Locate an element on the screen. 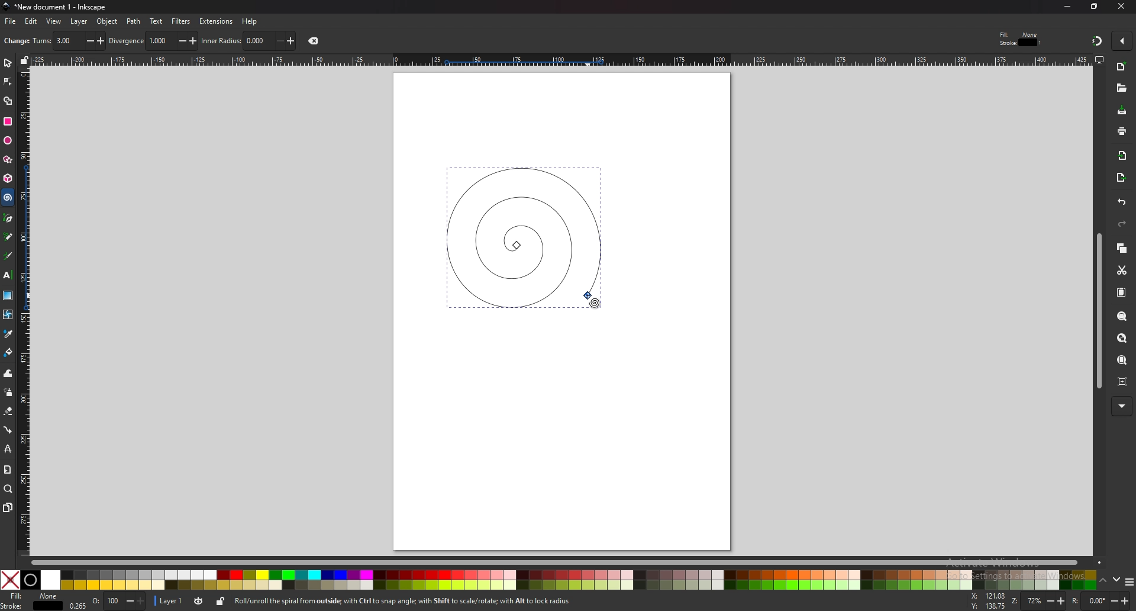 Image resolution: width=1136 pixels, height=611 pixels. close is located at coordinates (1121, 7).